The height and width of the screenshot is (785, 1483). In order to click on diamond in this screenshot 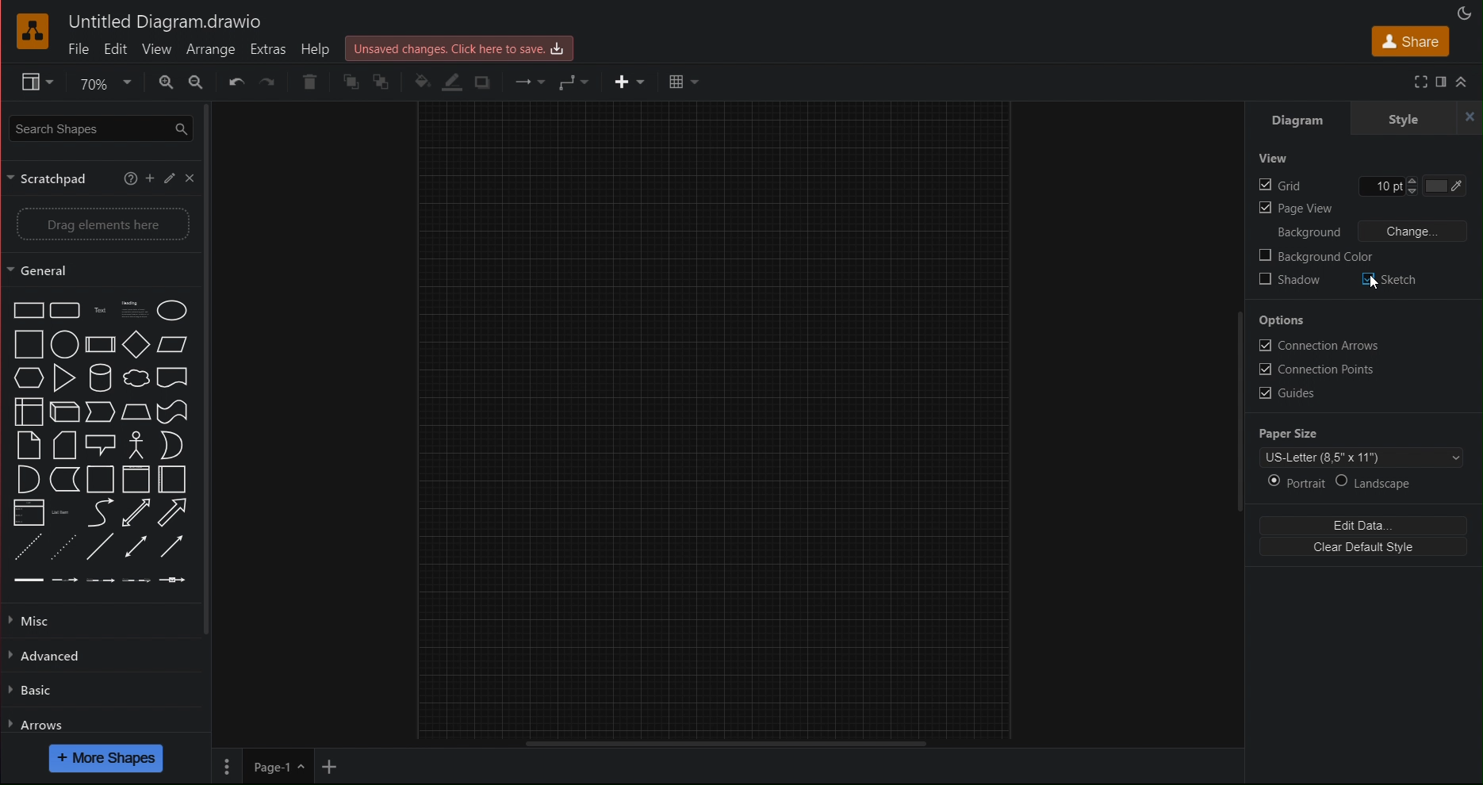, I will do `click(136, 345)`.